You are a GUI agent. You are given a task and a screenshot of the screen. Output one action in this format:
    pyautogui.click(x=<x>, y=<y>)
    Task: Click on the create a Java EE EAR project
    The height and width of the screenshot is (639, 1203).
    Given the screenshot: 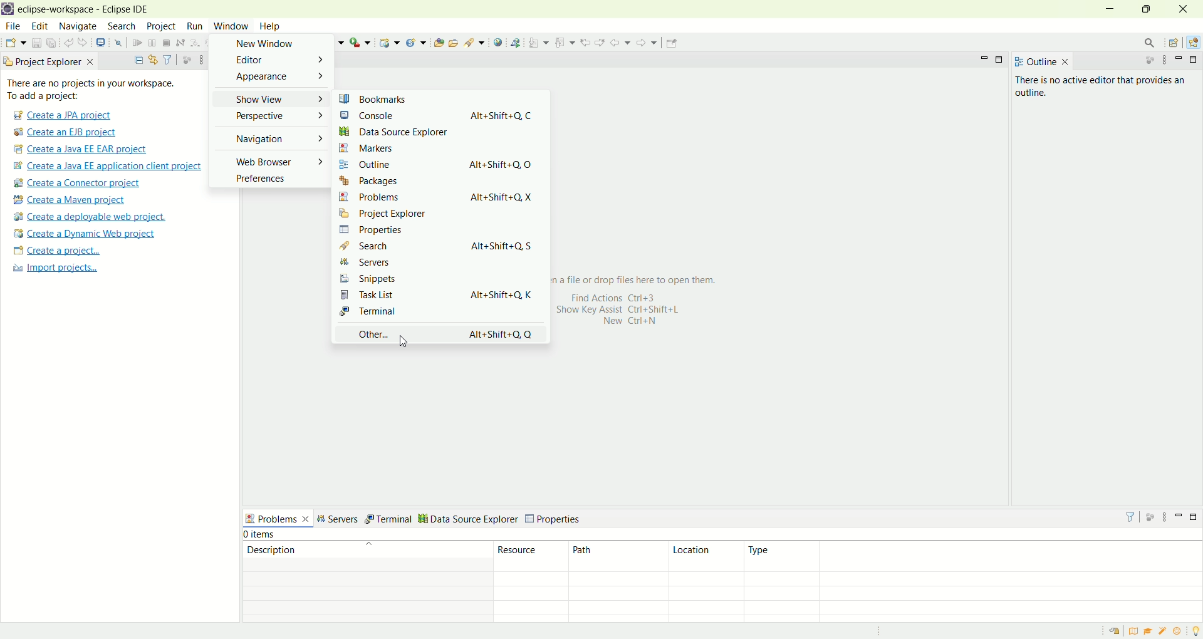 What is the action you would take?
    pyautogui.click(x=82, y=150)
    